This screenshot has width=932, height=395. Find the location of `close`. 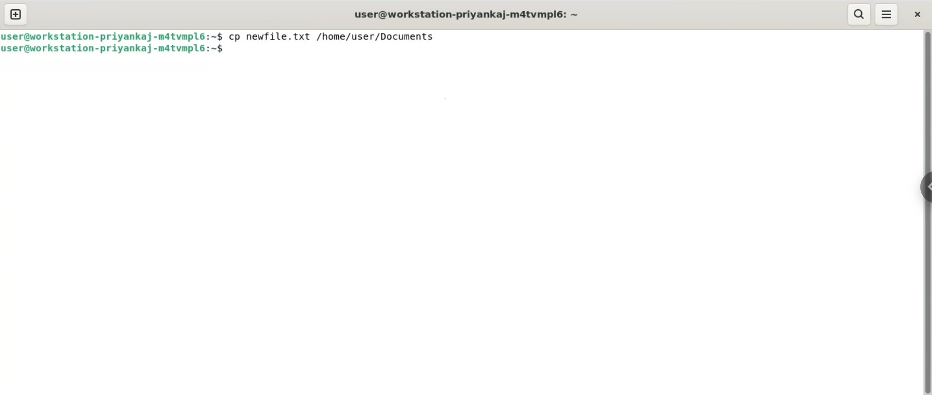

close is located at coordinates (916, 13).